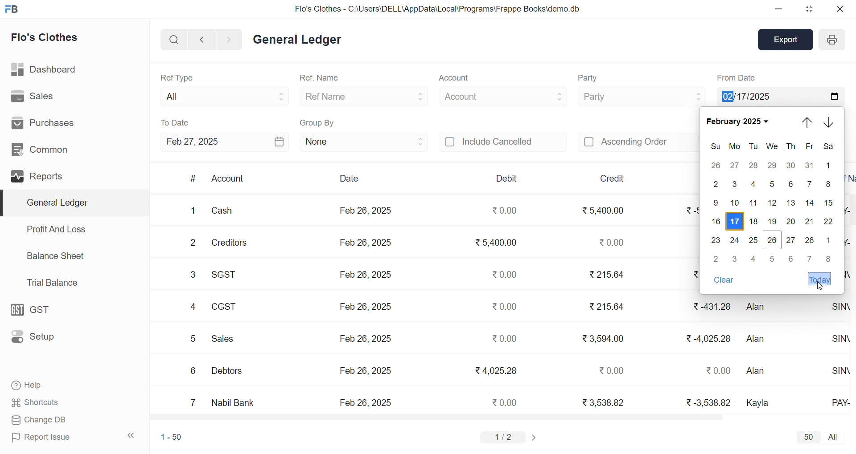  I want to click on Trial Balance, so click(53, 283).